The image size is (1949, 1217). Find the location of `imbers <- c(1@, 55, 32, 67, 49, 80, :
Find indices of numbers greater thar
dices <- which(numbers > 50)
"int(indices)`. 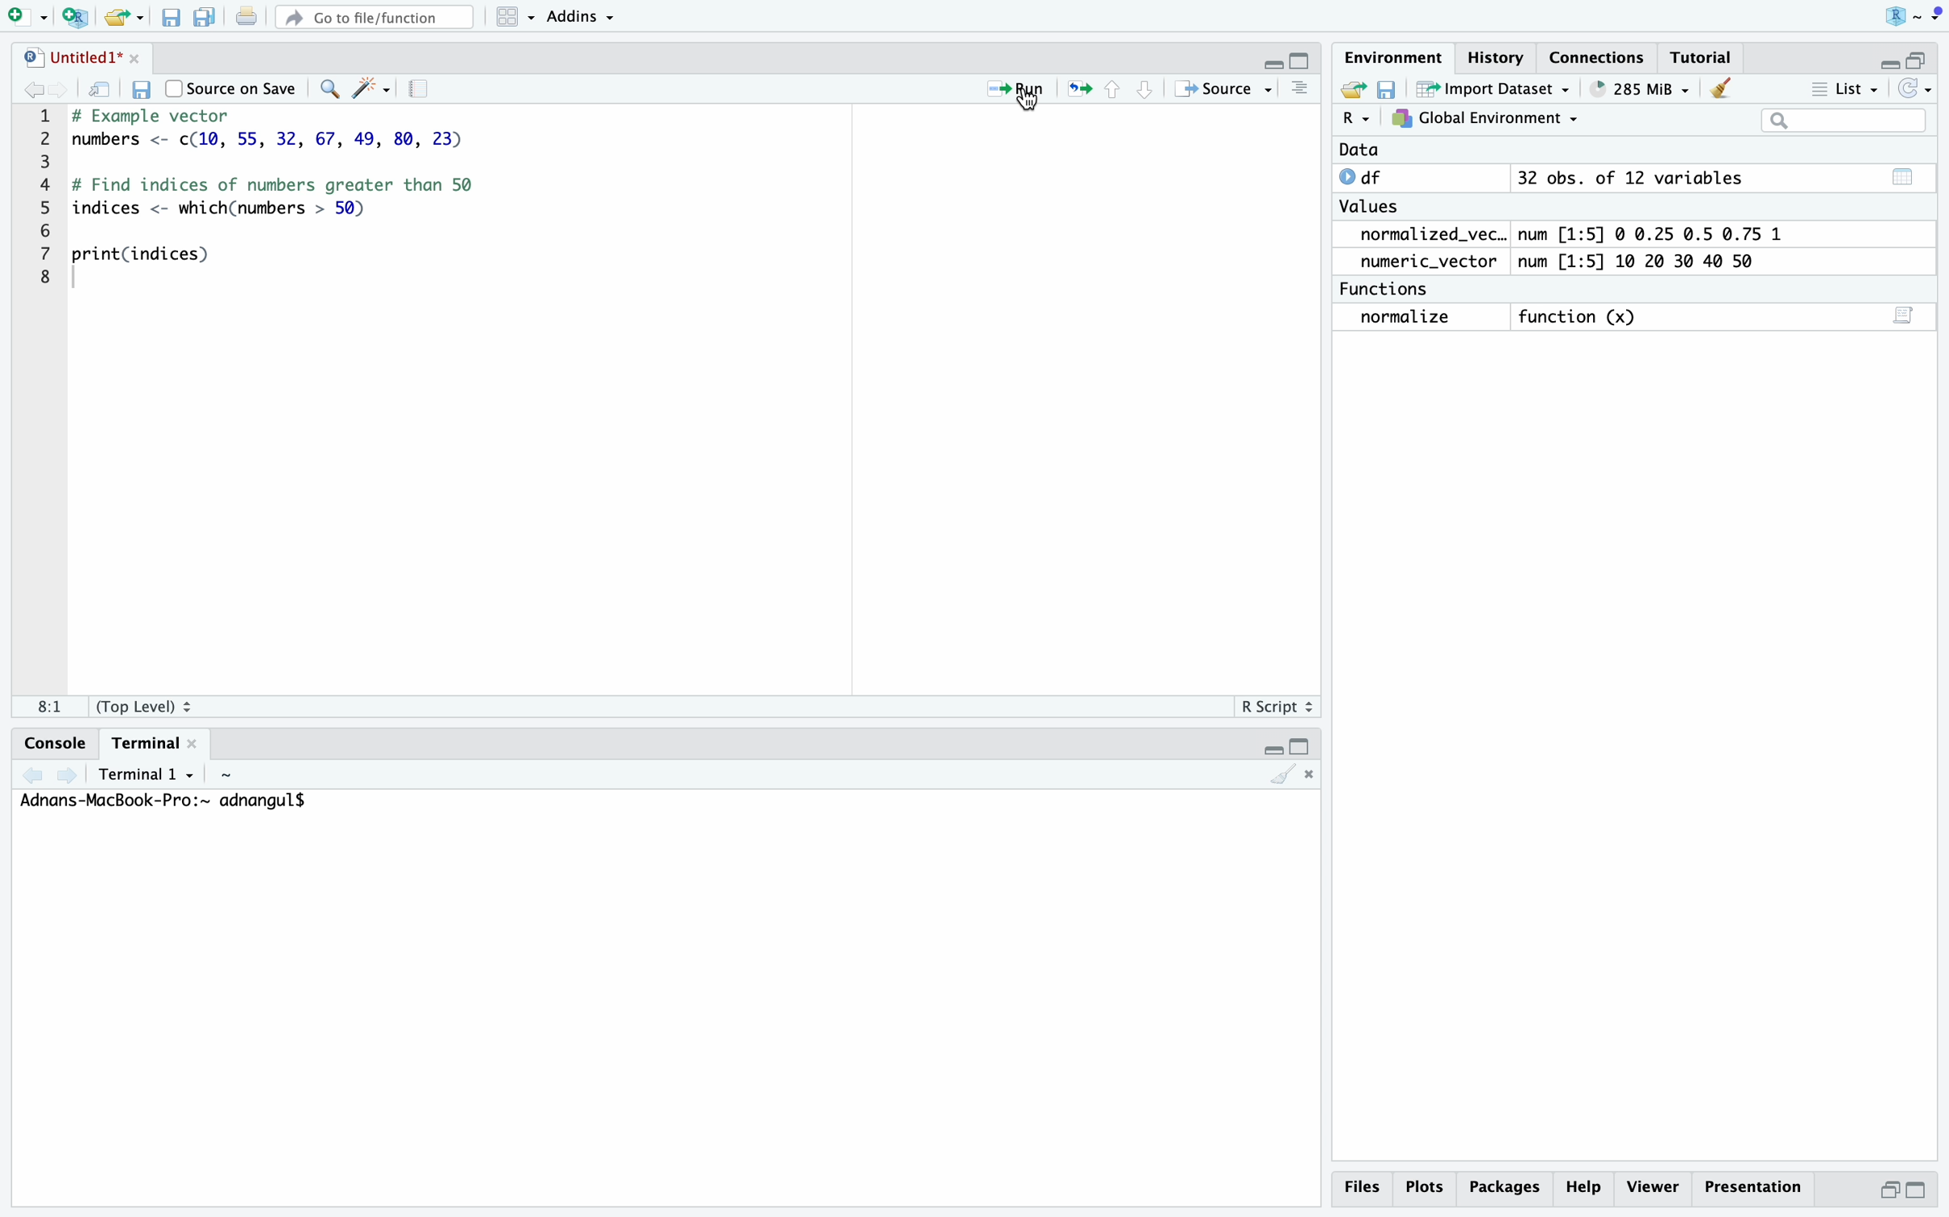

imbers <- c(1@, 55, 32, 67, 49, 80, :
Find indices of numbers greater thar
dices <- which(numbers > 50)
"int(indices) is located at coordinates (304, 206).